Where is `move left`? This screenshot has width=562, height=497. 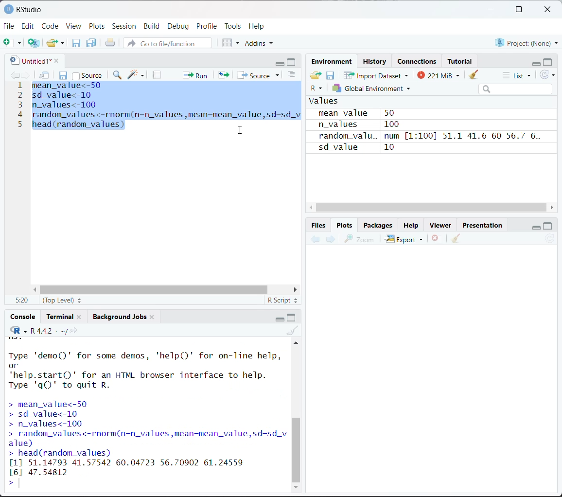 move left is located at coordinates (37, 290).